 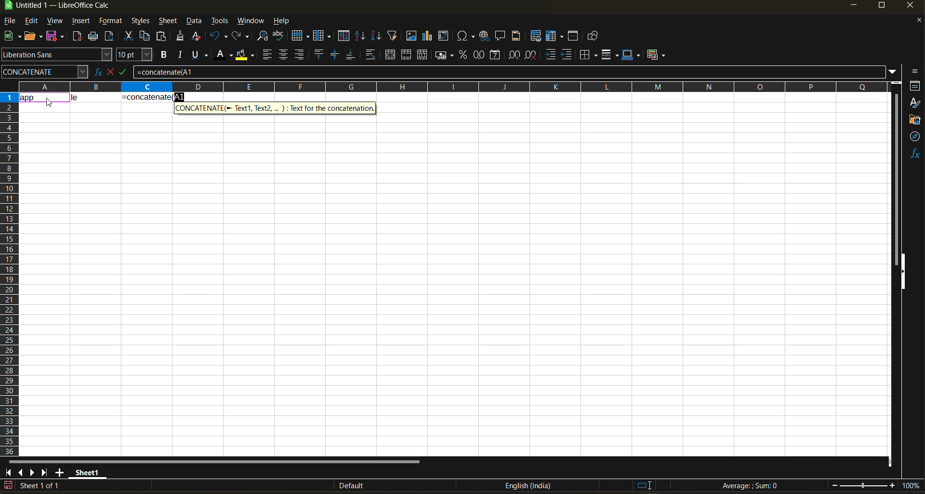 What do you see at coordinates (881, 7) in the screenshot?
I see `maximize` at bounding box center [881, 7].